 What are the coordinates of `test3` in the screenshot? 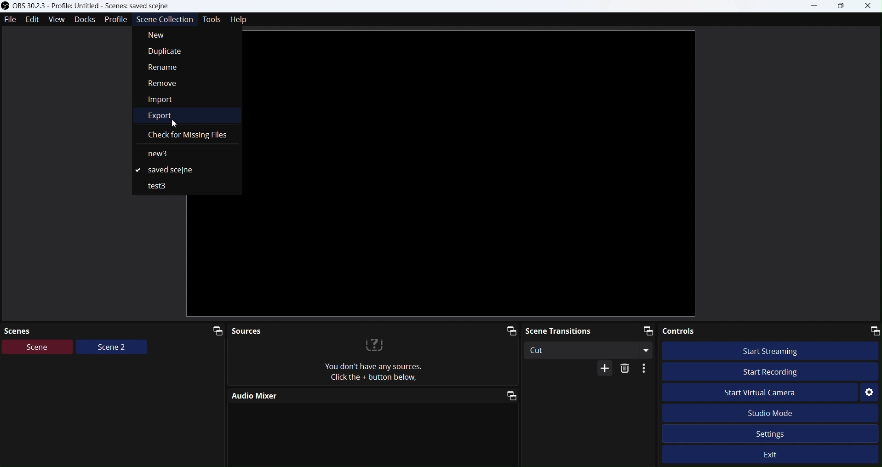 It's located at (157, 186).